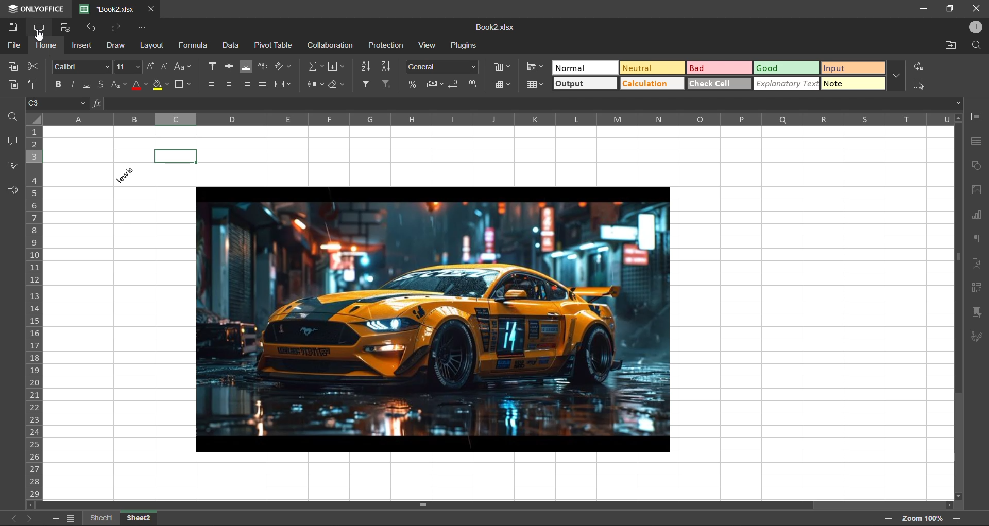  I want to click on orientation, so click(281, 67).